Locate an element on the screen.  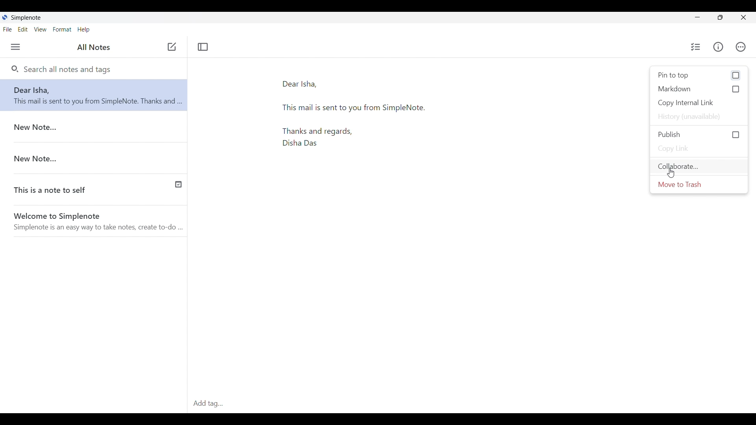
Help is located at coordinates (84, 30).